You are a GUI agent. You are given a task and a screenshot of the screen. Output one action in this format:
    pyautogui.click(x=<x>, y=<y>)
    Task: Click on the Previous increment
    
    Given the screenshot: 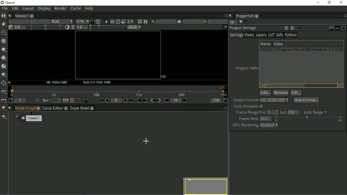 What is the action you would take?
    pyautogui.click(x=166, y=101)
    